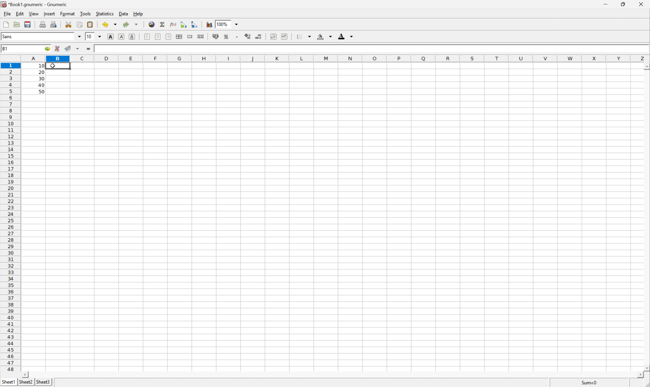  I want to click on Scroll Down, so click(646, 367).